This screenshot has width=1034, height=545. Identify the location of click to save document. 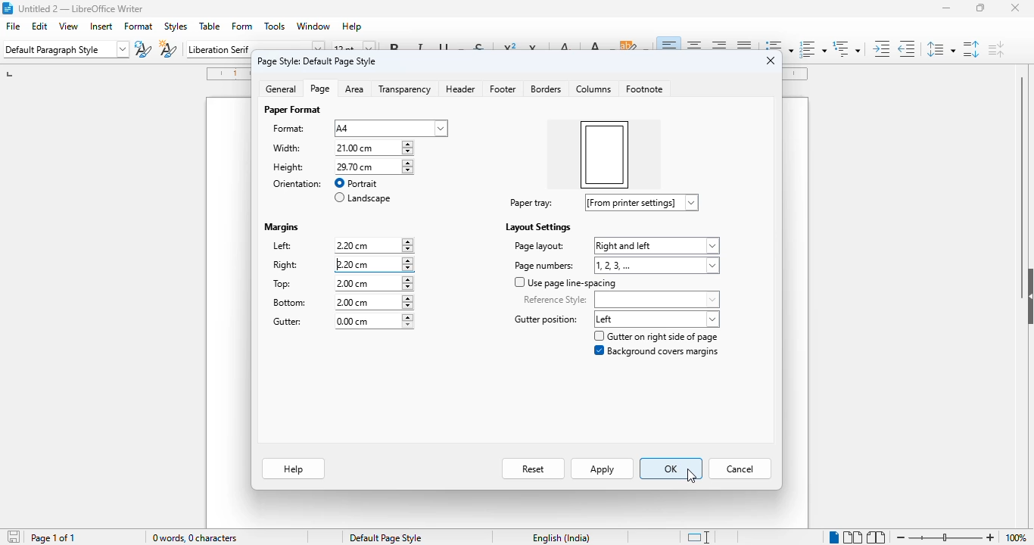
(13, 537).